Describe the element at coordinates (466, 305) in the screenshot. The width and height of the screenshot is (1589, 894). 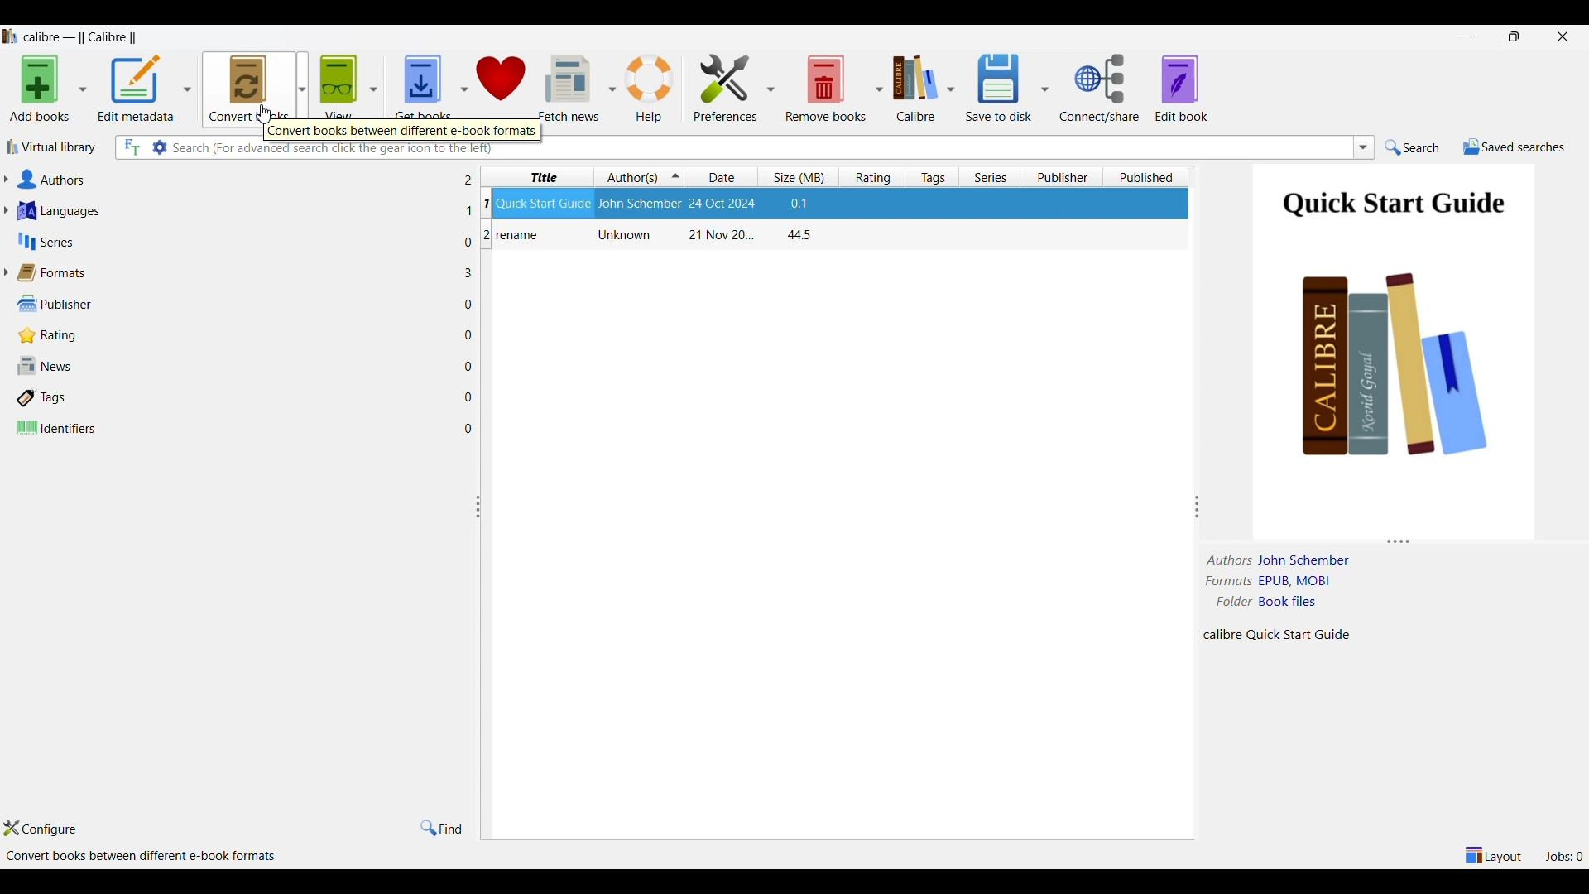
I see `File in each adjacent attribute` at that location.